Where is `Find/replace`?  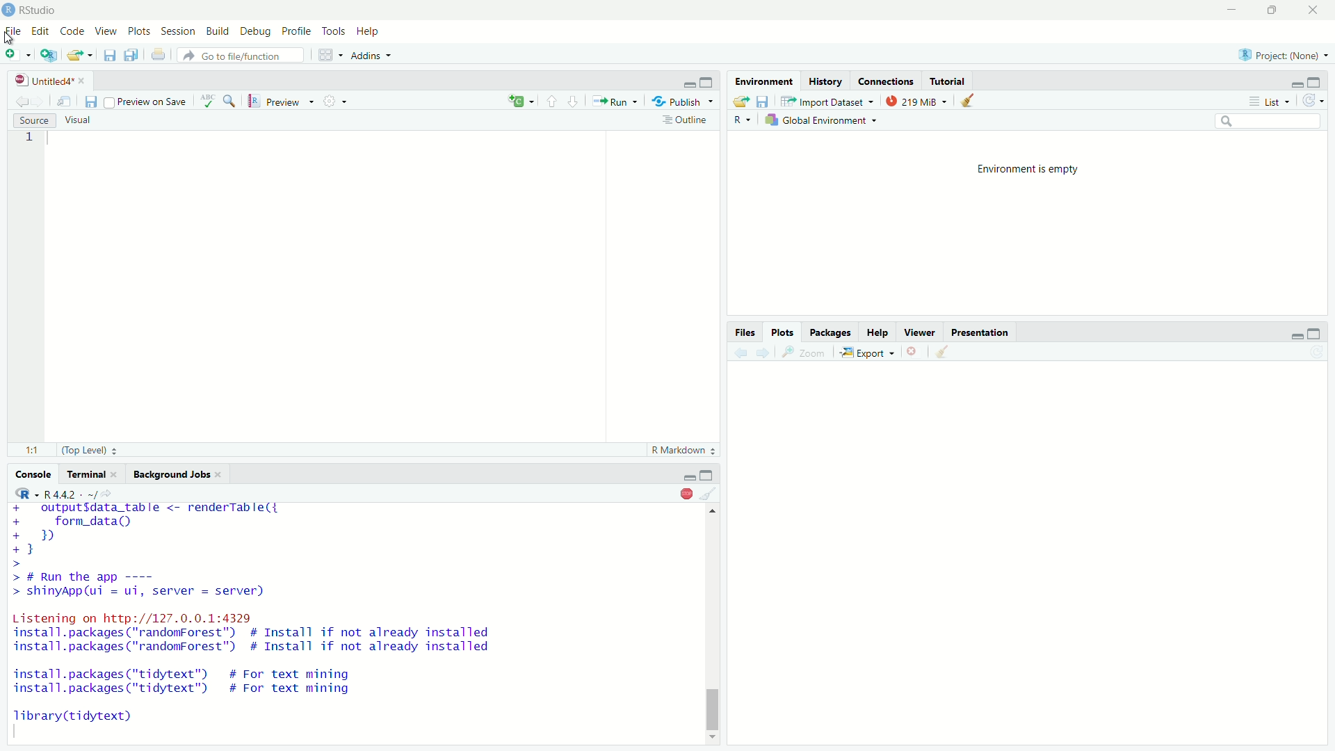 Find/replace is located at coordinates (234, 100).